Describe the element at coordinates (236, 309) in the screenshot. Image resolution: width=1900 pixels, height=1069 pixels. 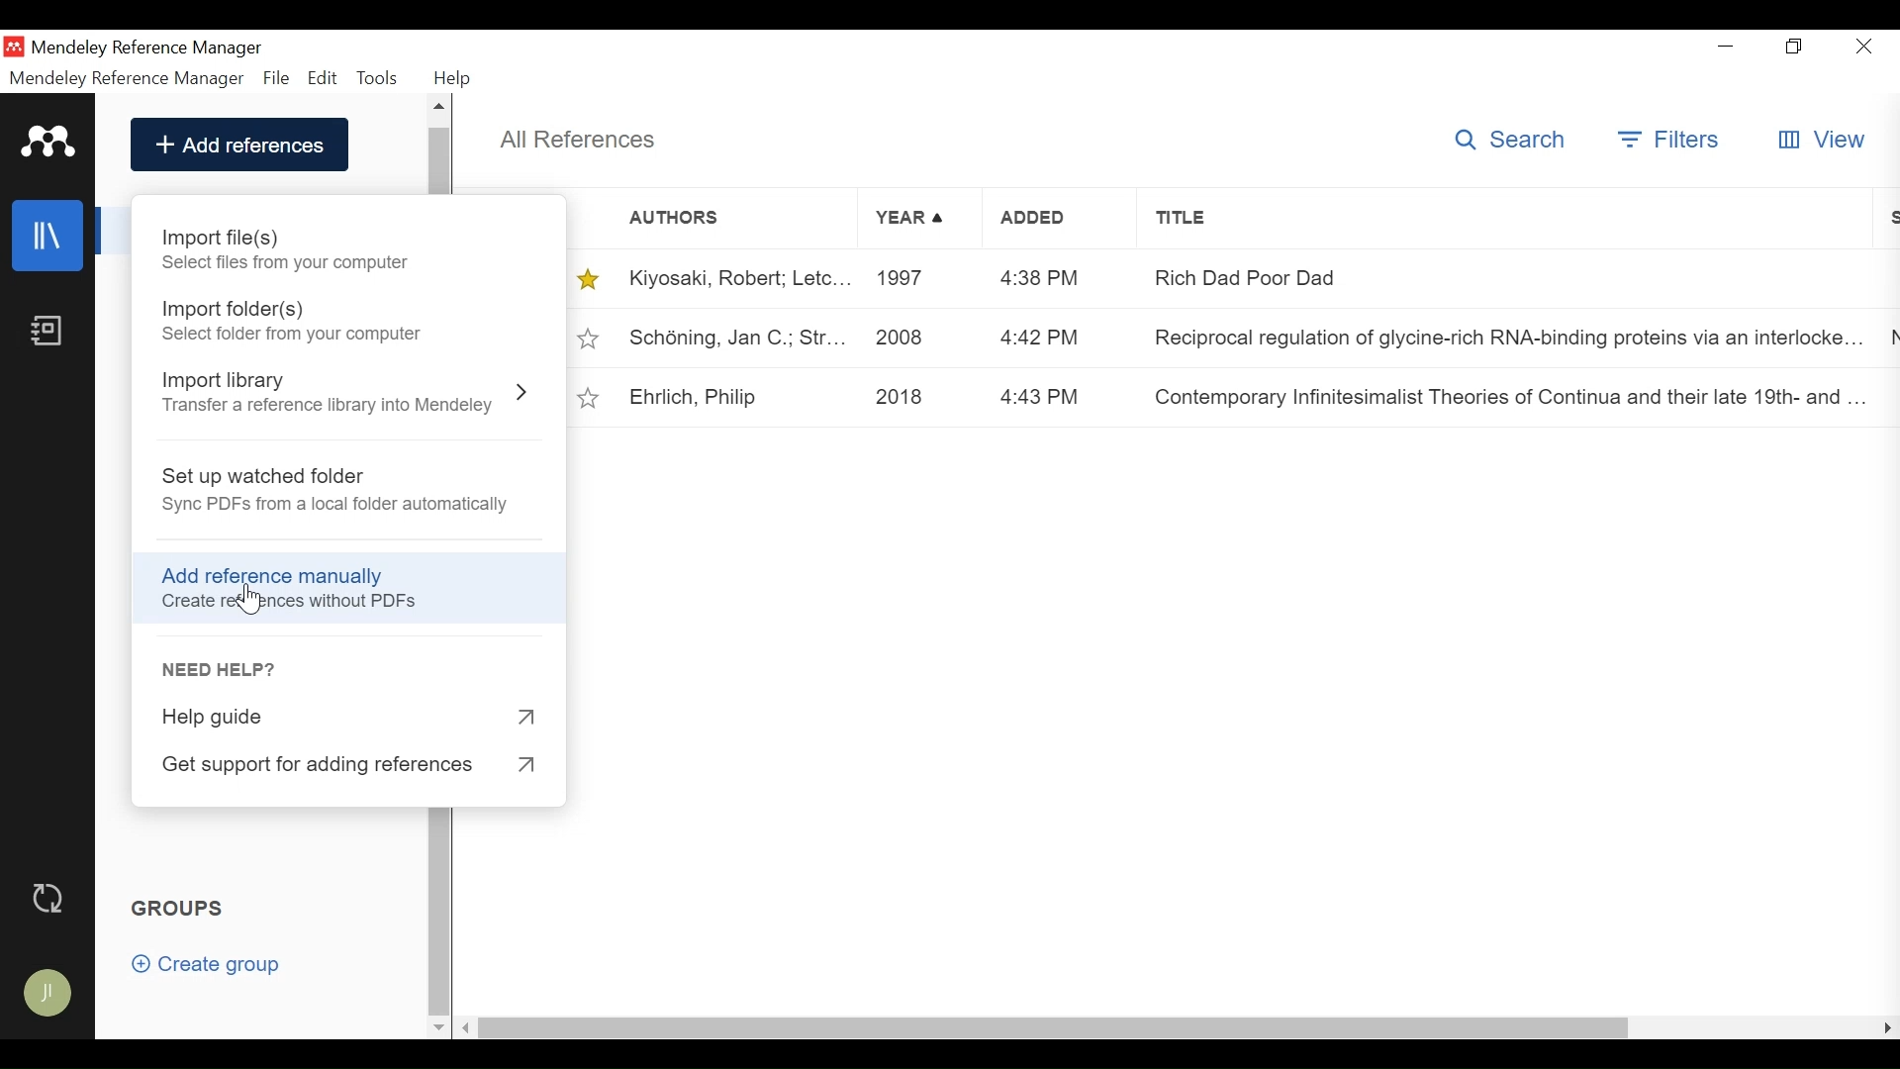
I see `Import Folder` at that location.